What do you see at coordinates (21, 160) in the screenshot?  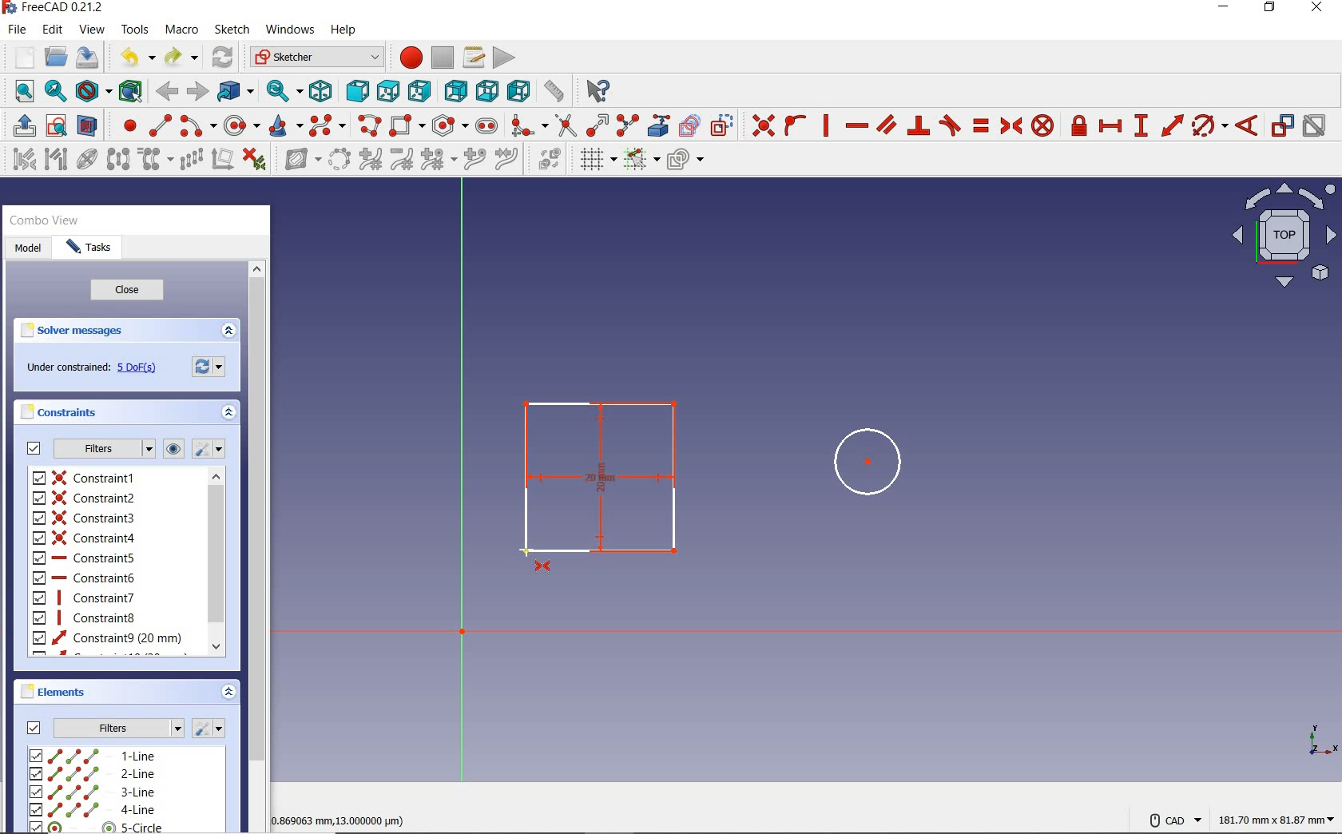 I see `select associated constraints` at bounding box center [21, 160].